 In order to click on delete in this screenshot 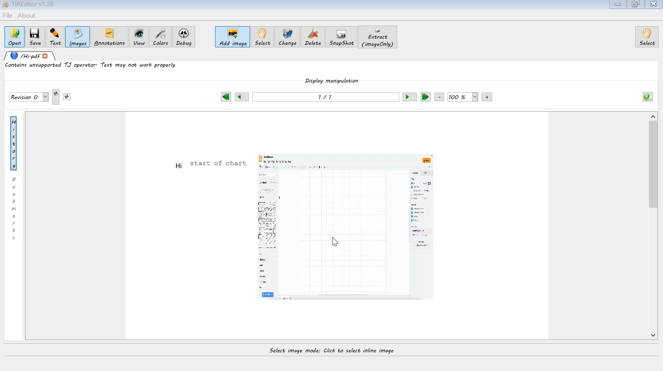, I will do `click(314, 38)`.